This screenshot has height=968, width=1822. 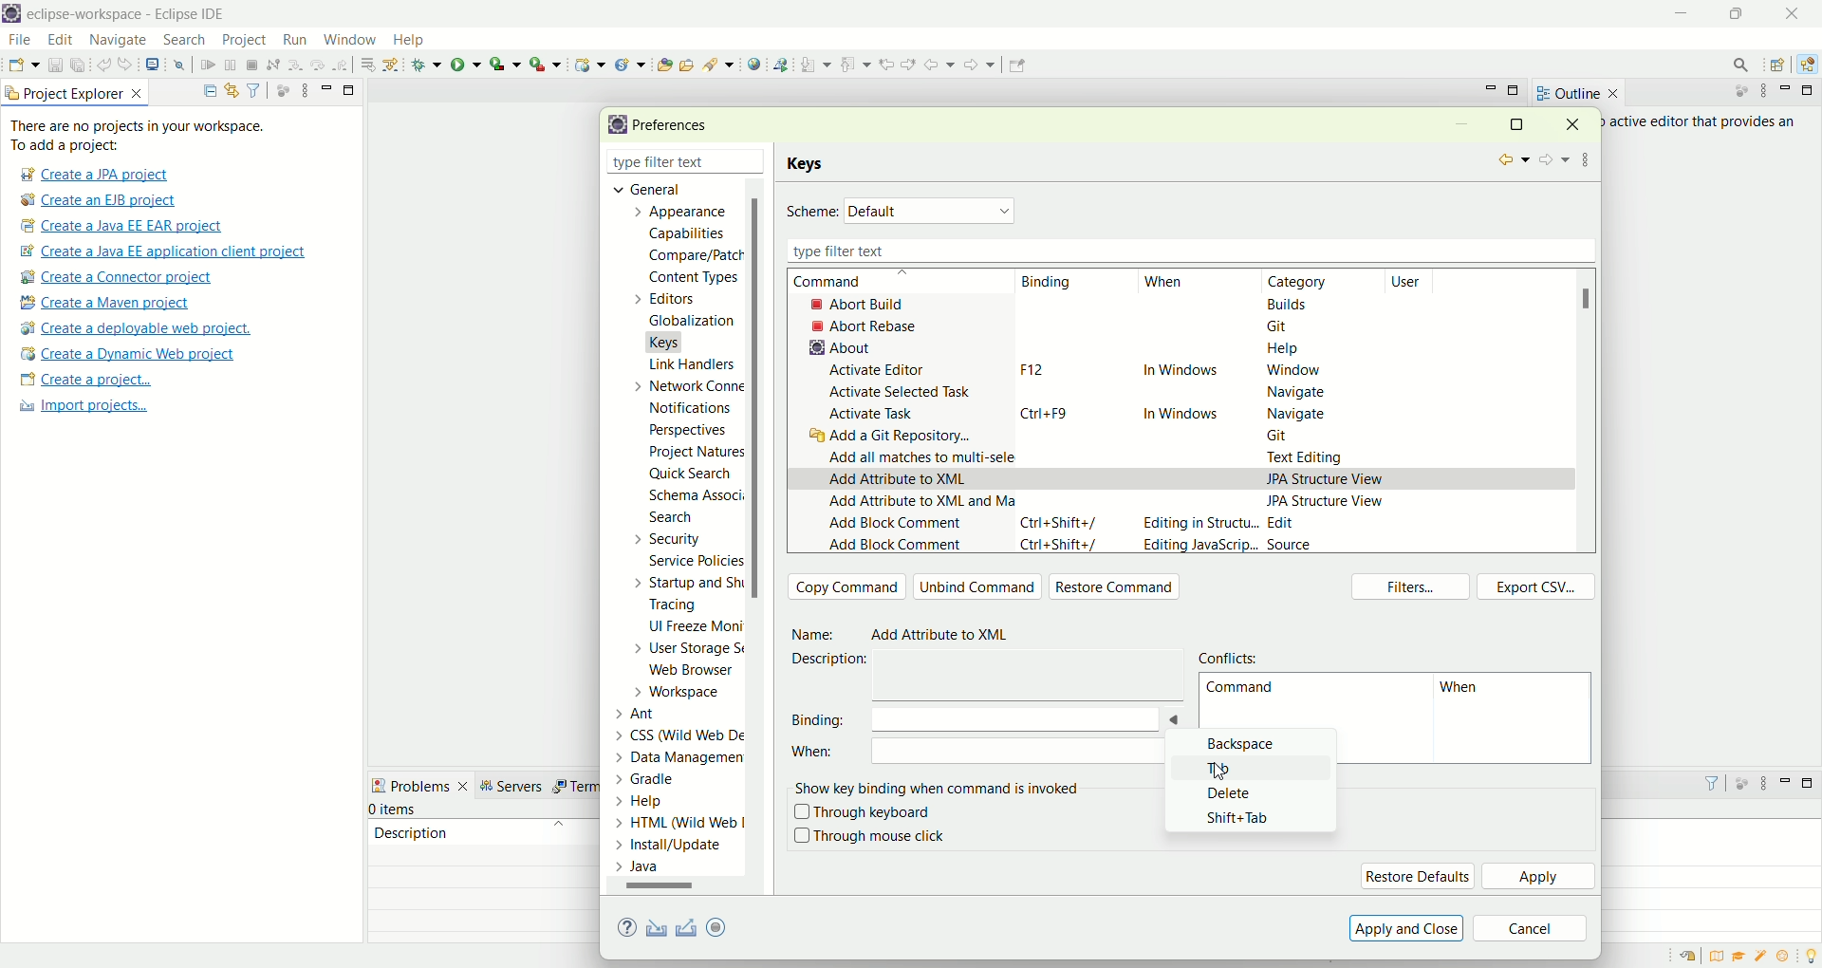 What do you see at coordinates (86, 382) in the screenshot?
I see `create a project` at bounding box center [86, 382].